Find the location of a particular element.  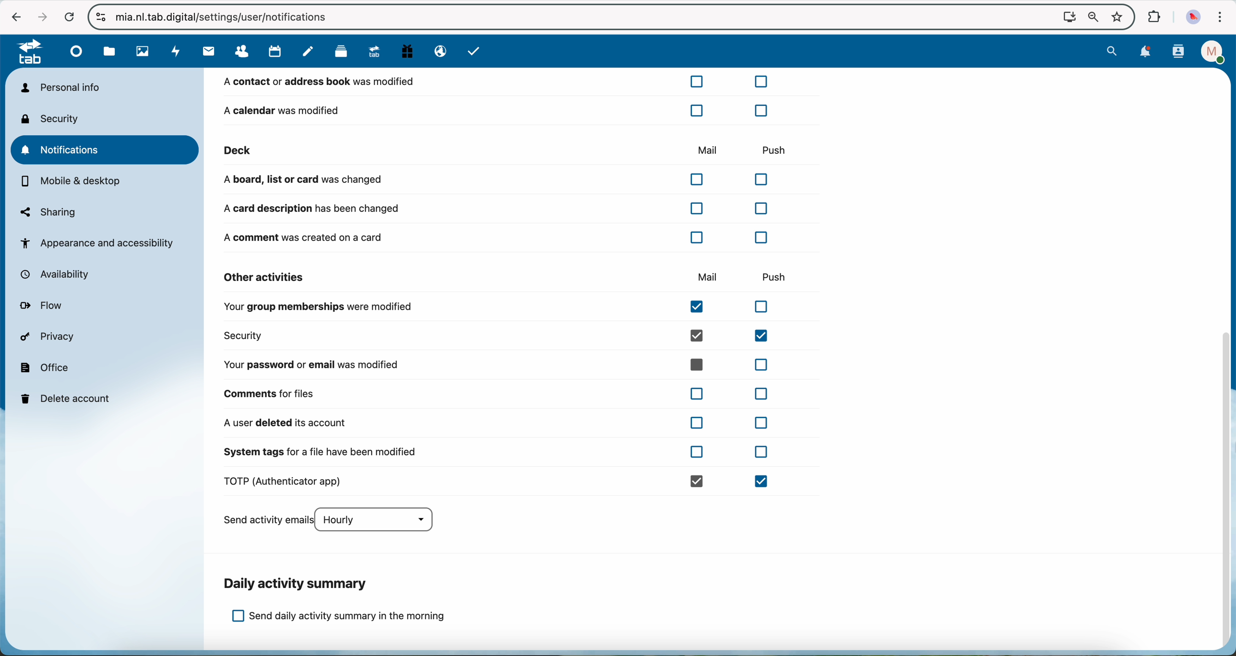

push is located at coordinates (773, 147).